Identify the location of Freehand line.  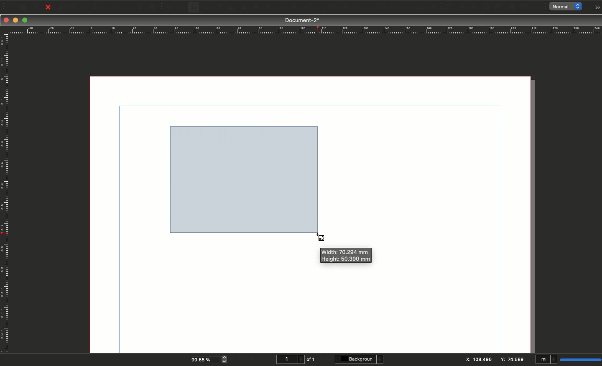
(304, 8).